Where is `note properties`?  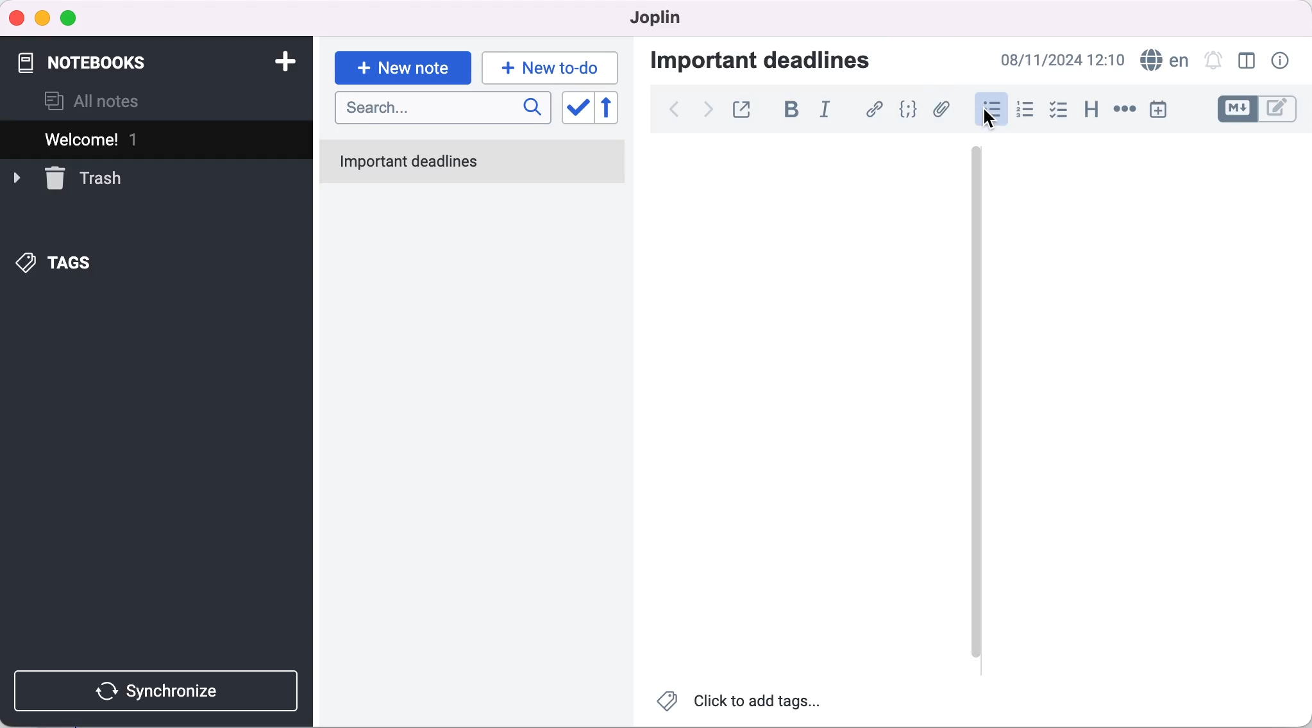
note properties is located at coordinates (1284, 62).